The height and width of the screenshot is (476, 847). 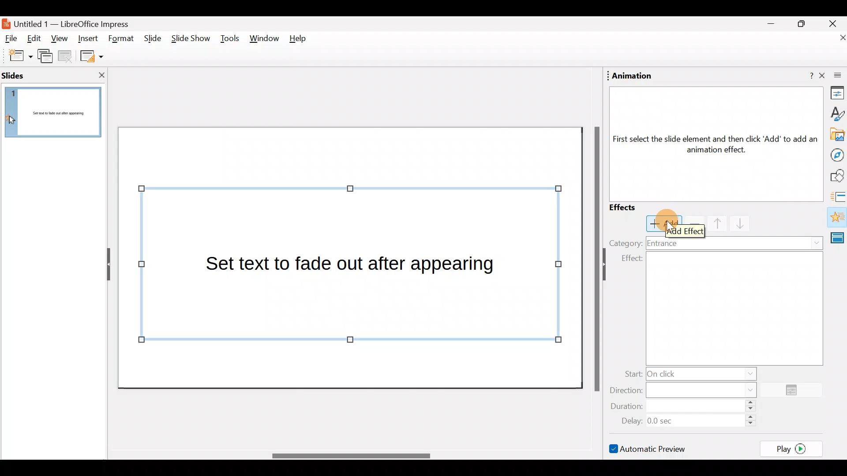 What do you see at coordinates (794, 448) in the screenshot?
I see `Play` at bounding box center [794, 448].